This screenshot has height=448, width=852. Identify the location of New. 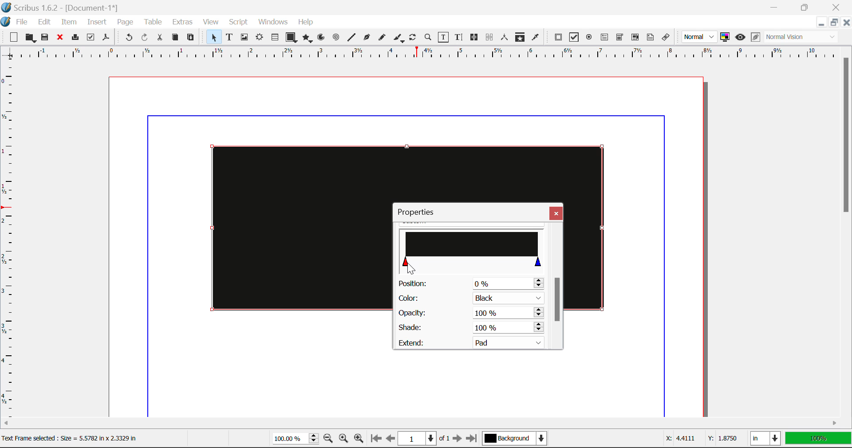
(12, 38).